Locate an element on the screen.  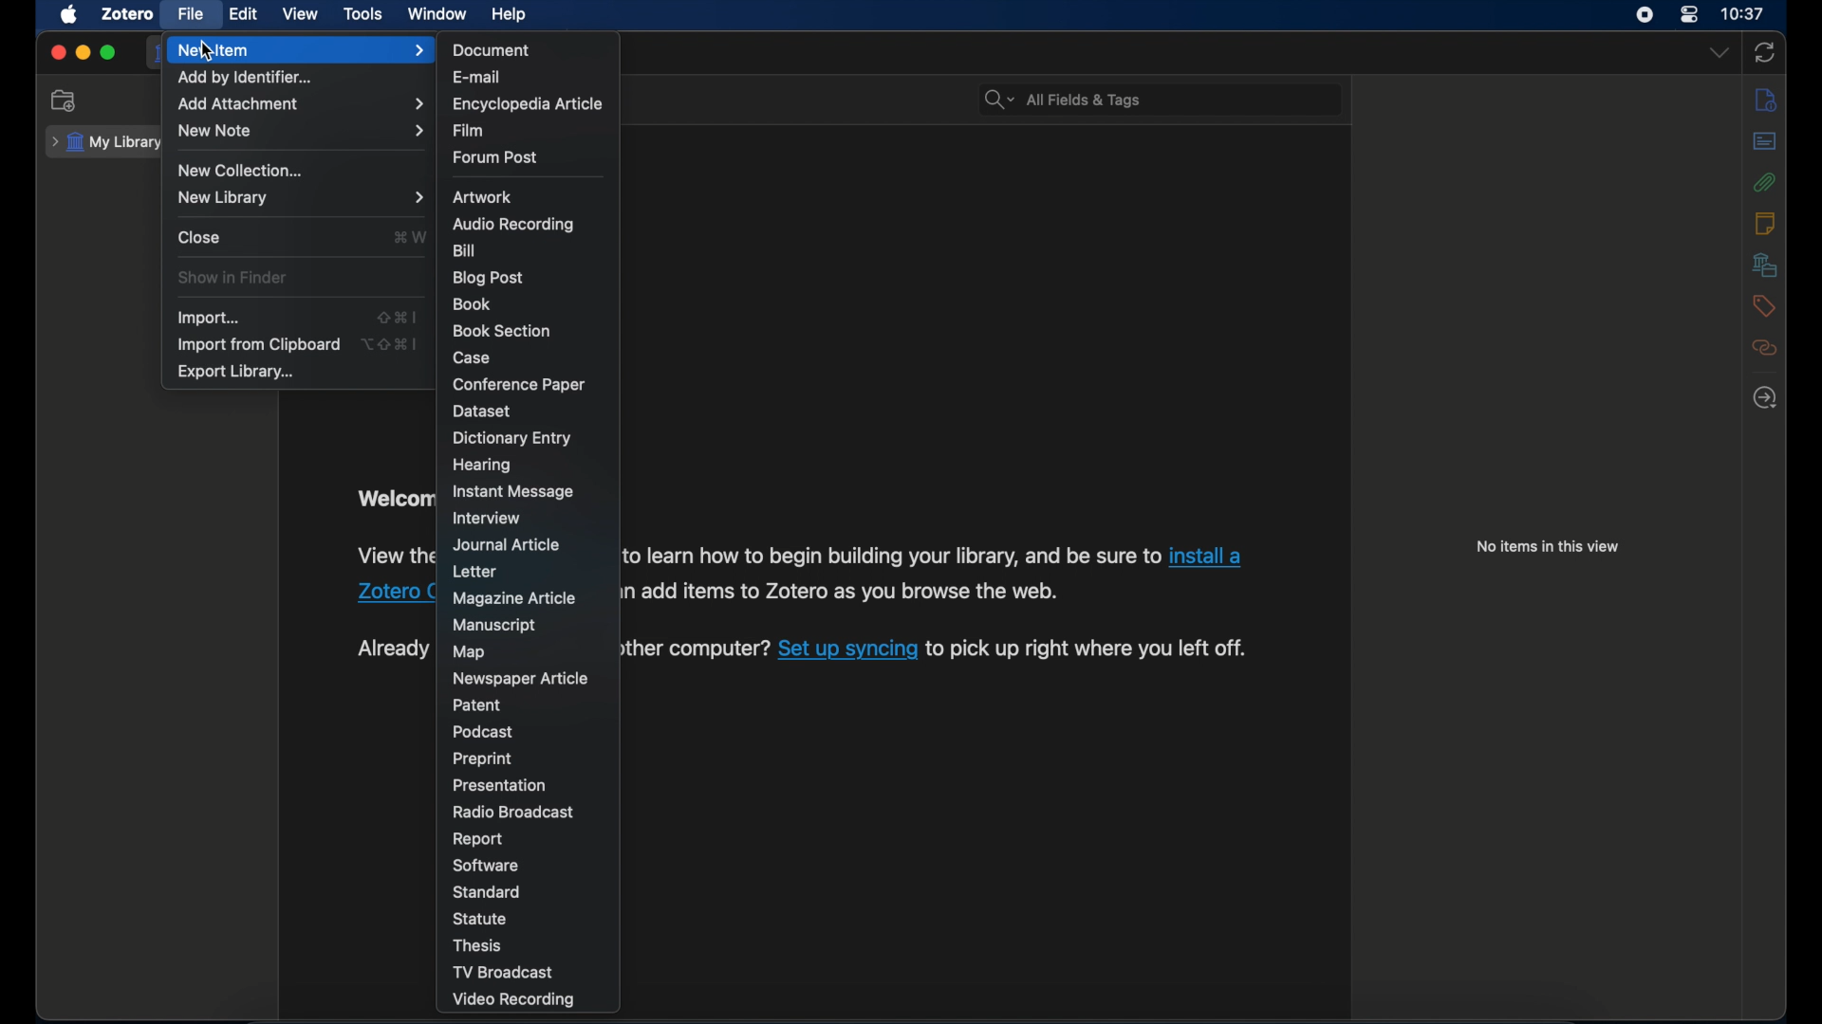
shortcut is located at coordinates (391, 345).